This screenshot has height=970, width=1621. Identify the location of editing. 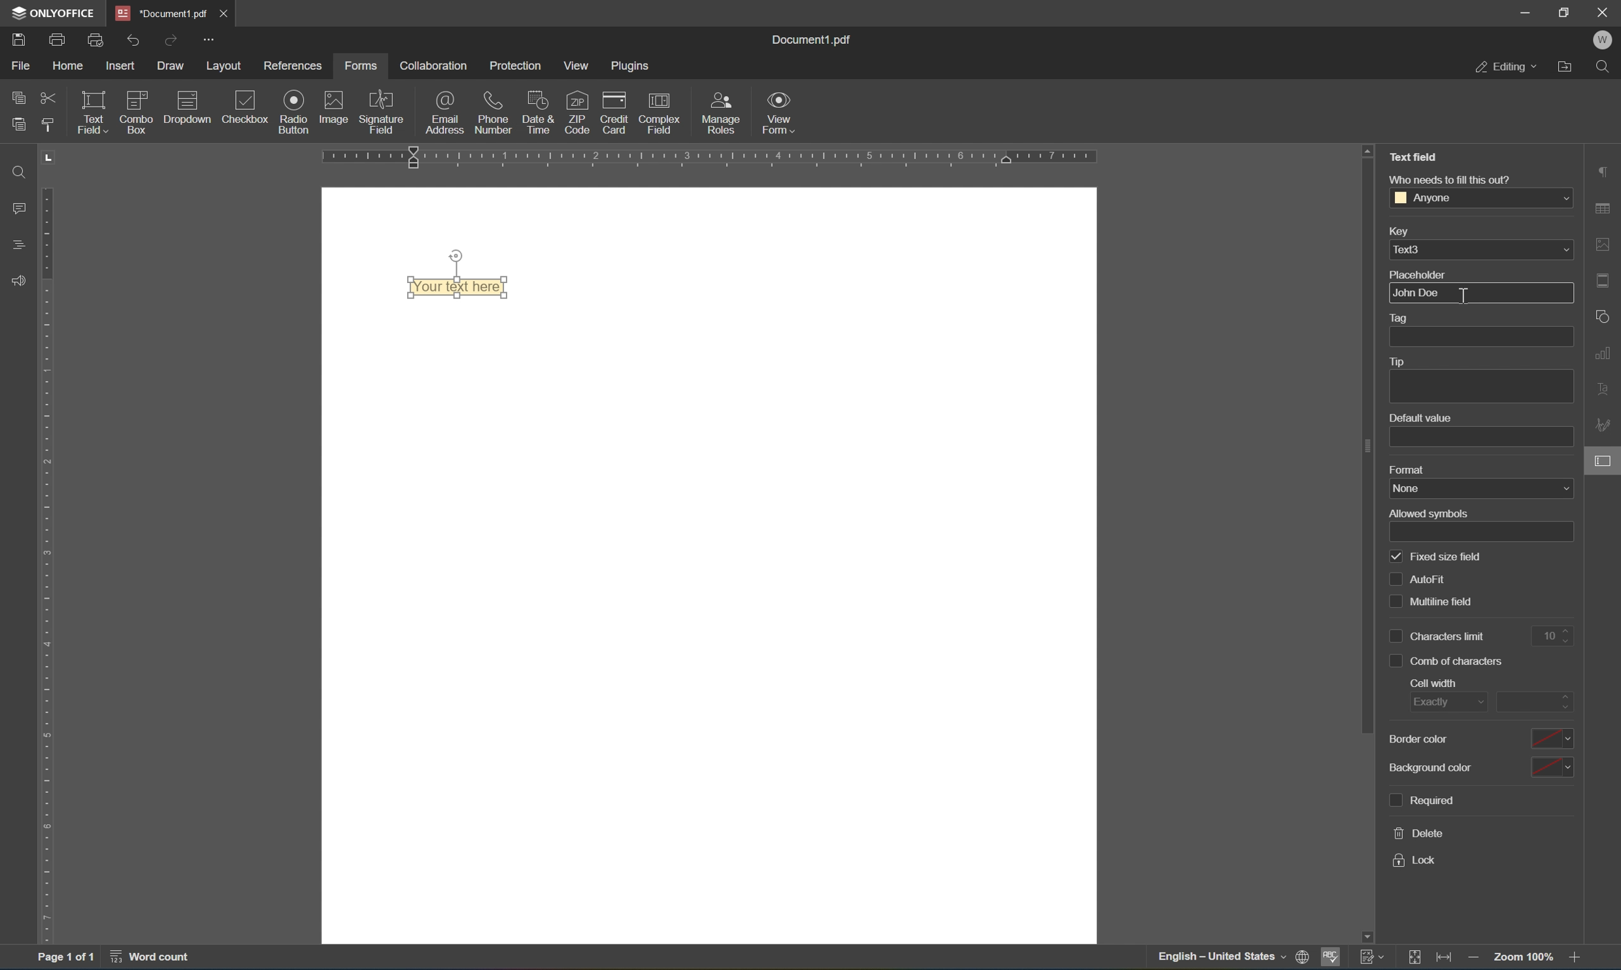
(1503, 68).